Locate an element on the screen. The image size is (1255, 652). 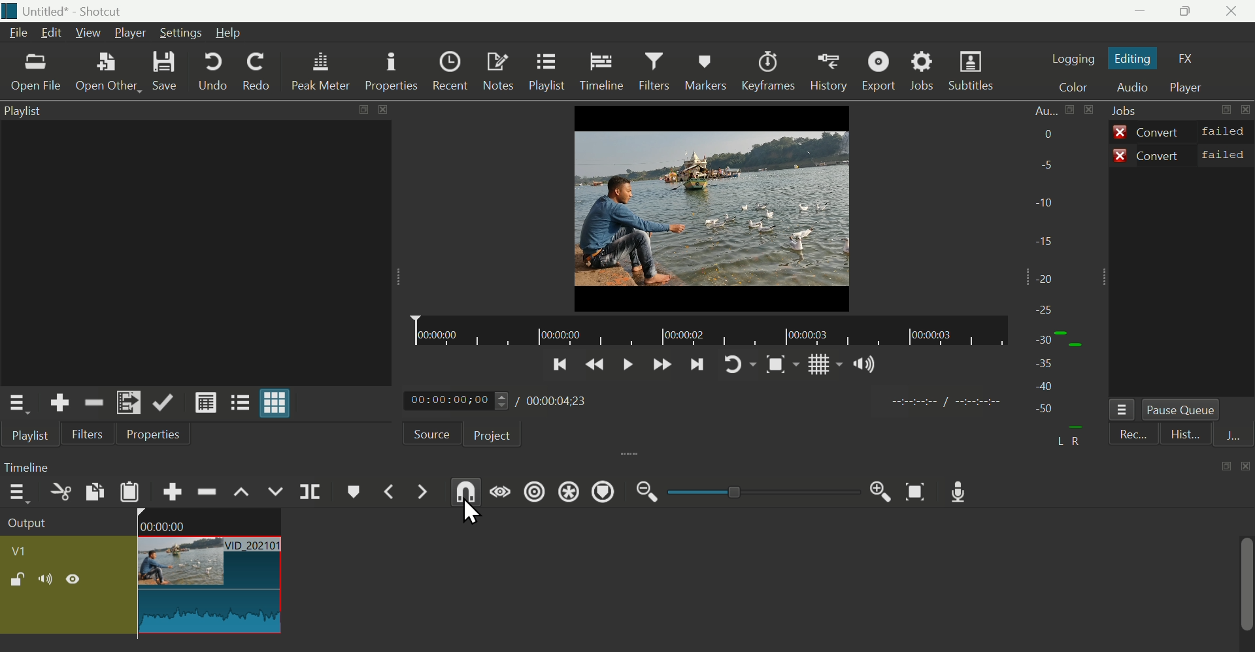
Snap is located at coordinates (461, 494).